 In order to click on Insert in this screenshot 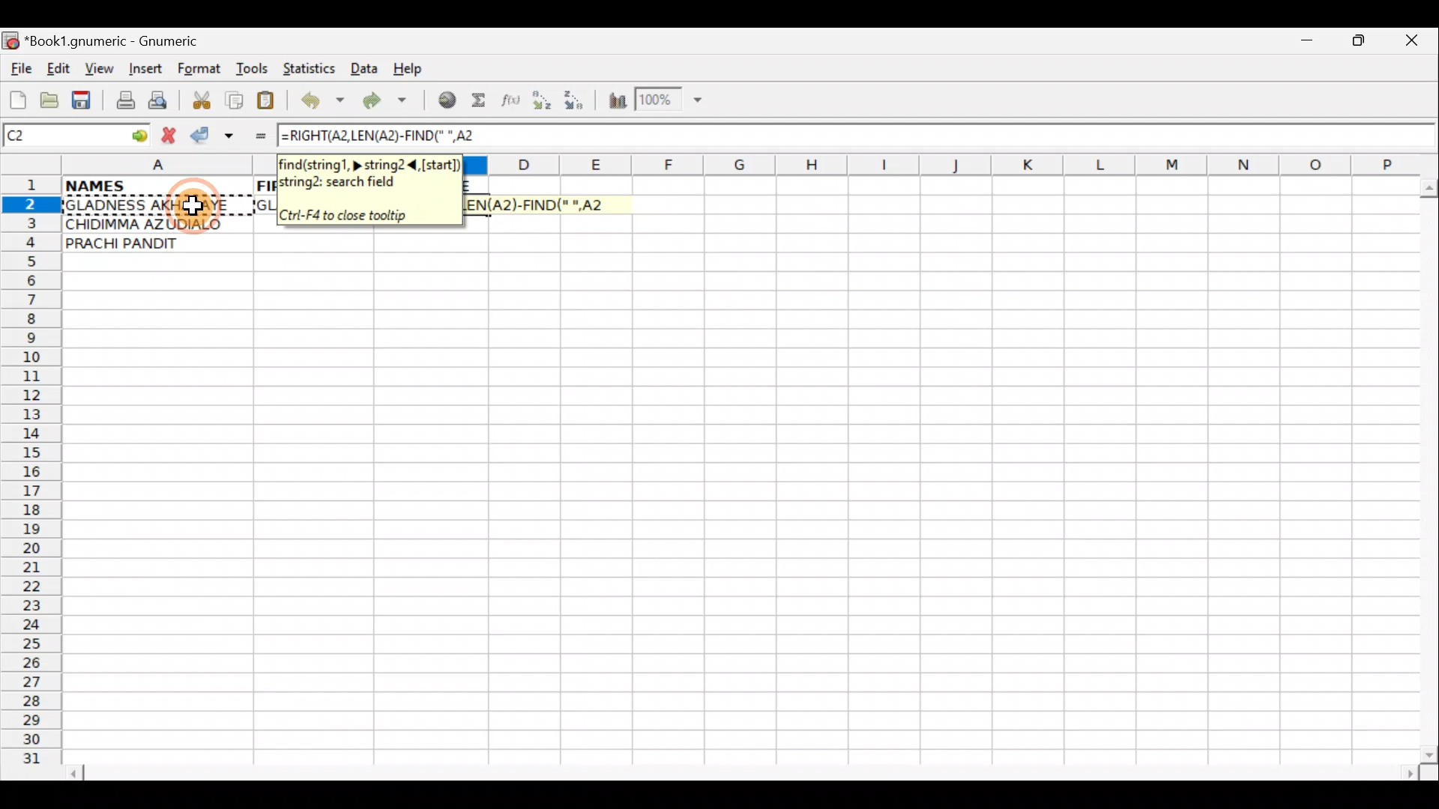, I will do `click(145, 69)`.